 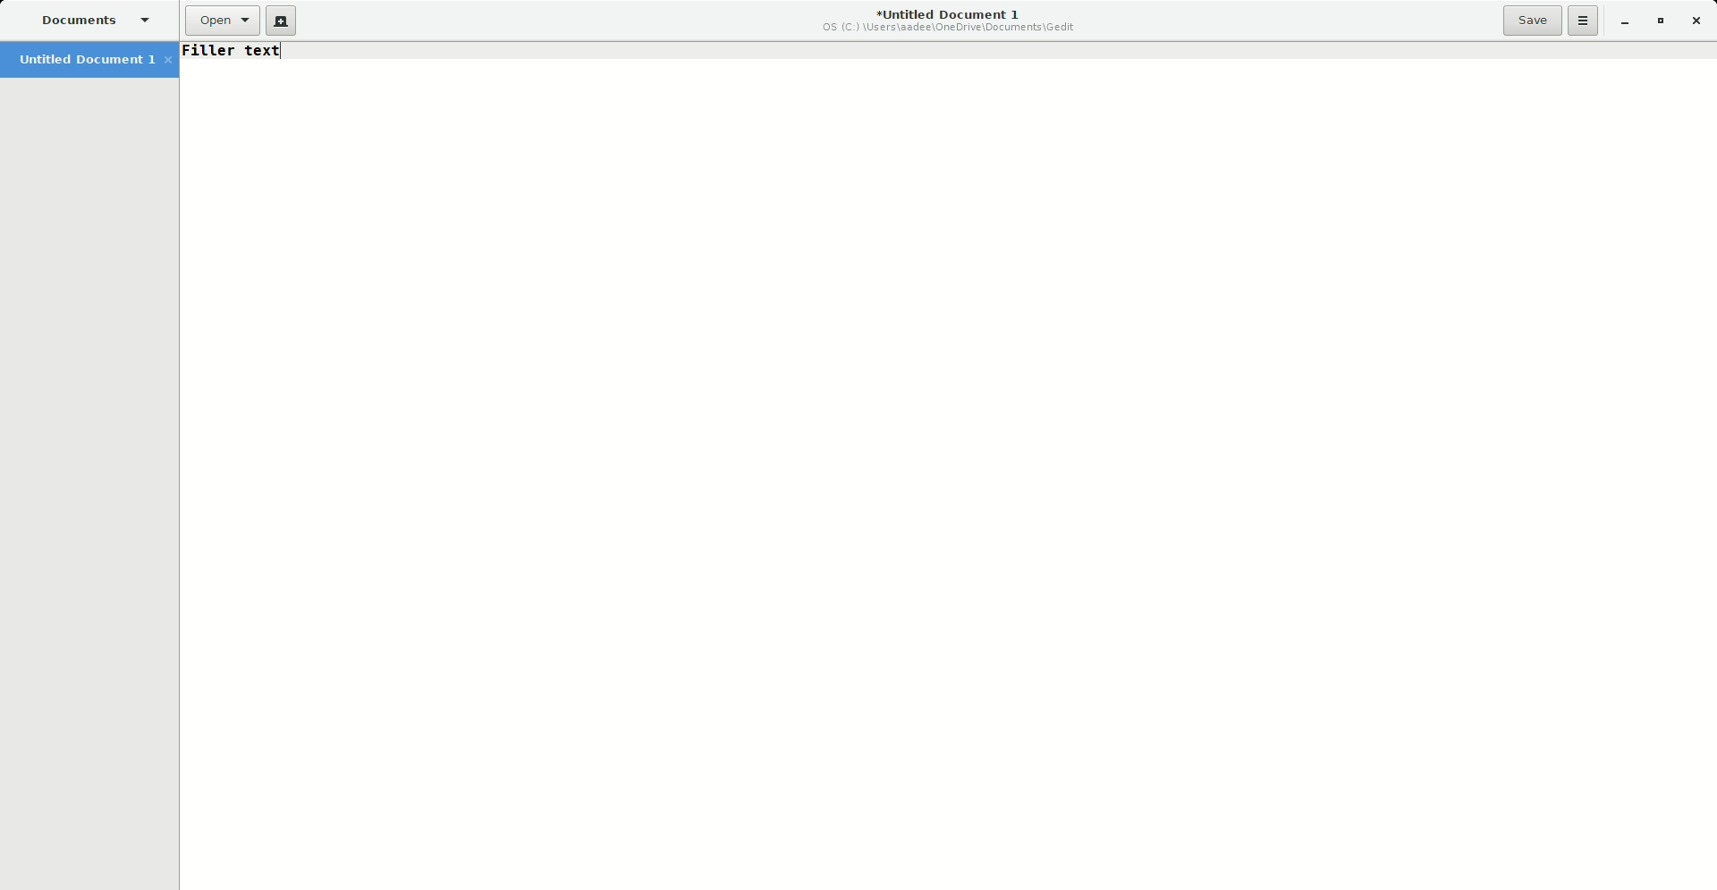 What do you see at coordinates (218, 21) in the screenshot?
I see `Open` at bounding box center [218, 21].